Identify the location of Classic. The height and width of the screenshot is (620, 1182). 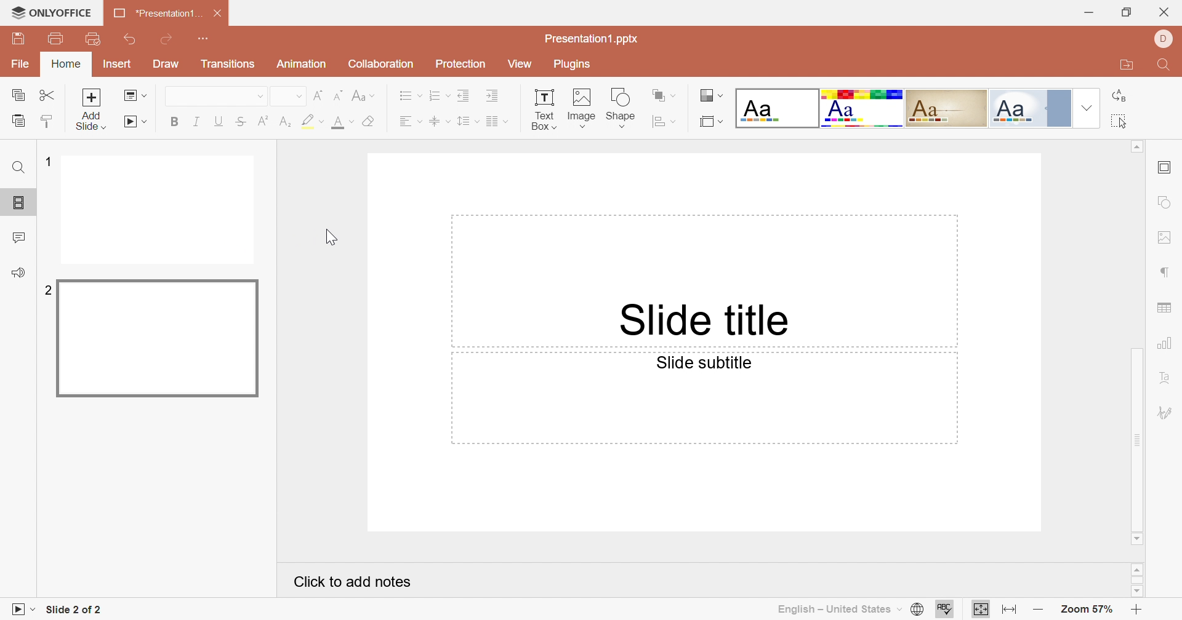
(947, 108).